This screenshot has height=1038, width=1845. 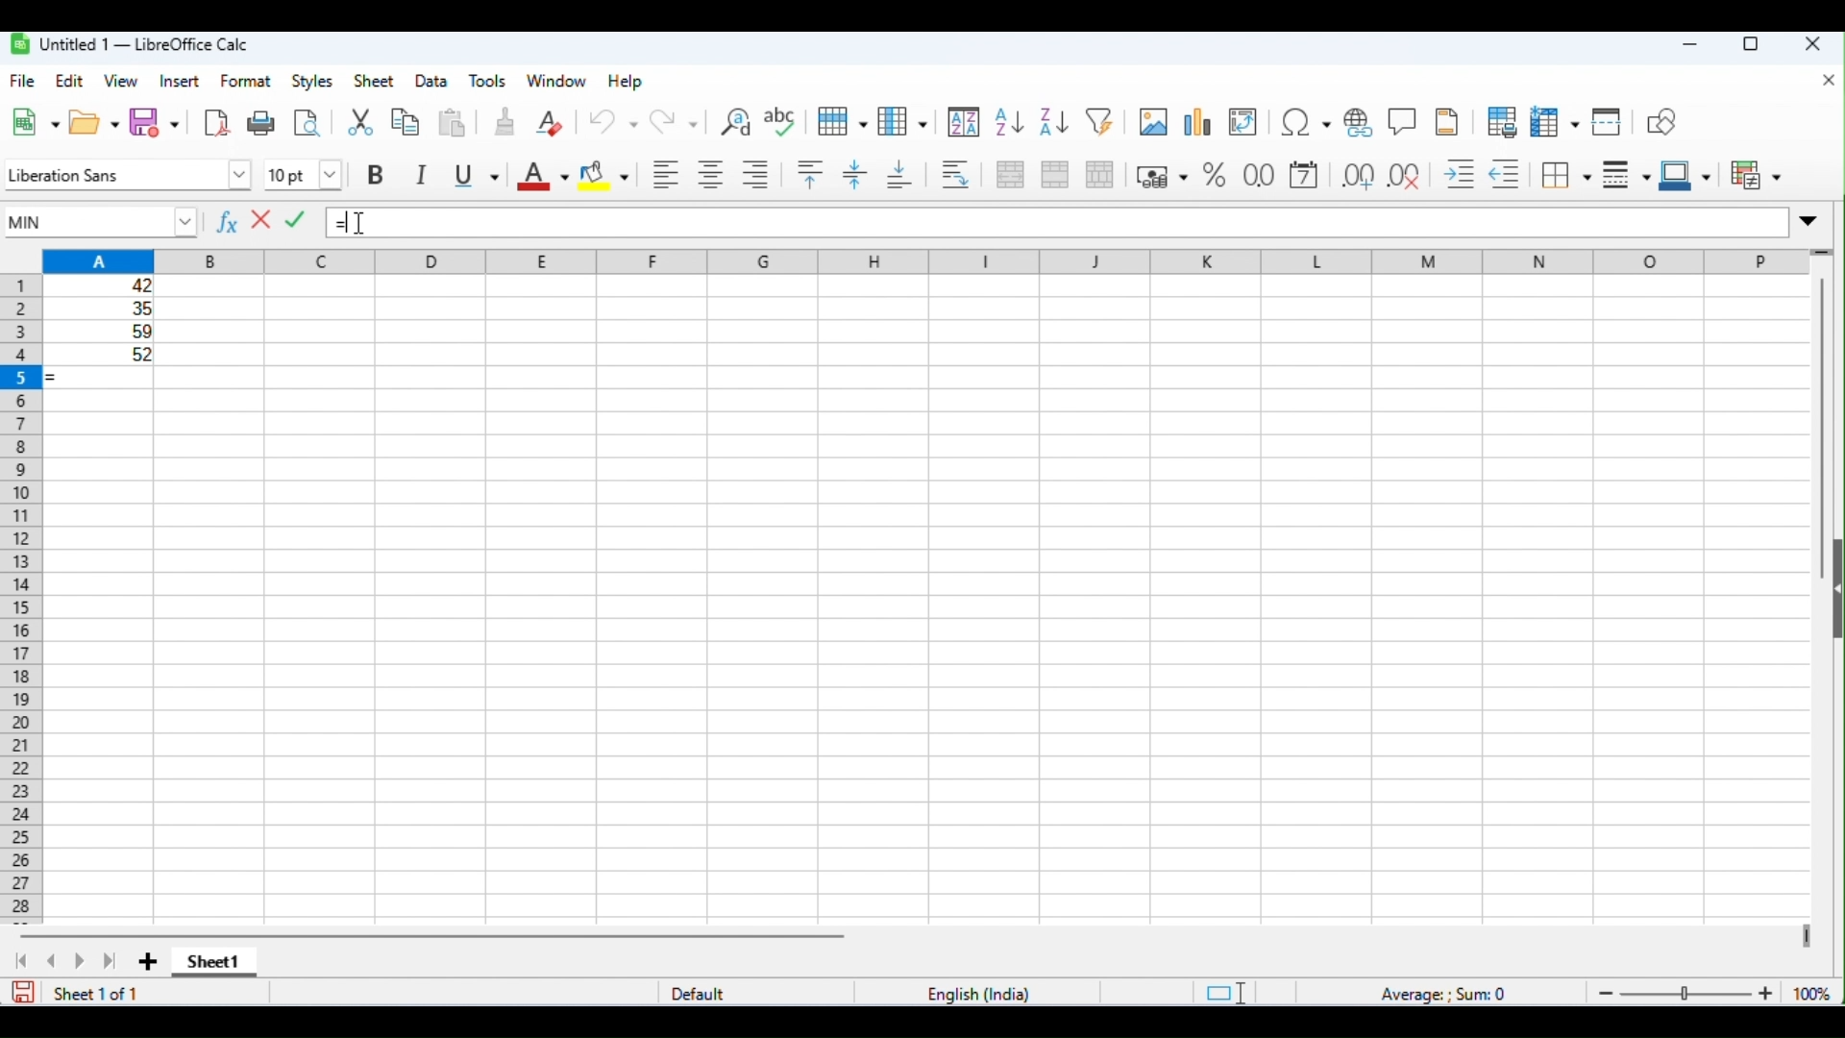 What do you see at coordinates (542, 174) in the screenshot?
I see `font color` at bounding box center [542, 174].